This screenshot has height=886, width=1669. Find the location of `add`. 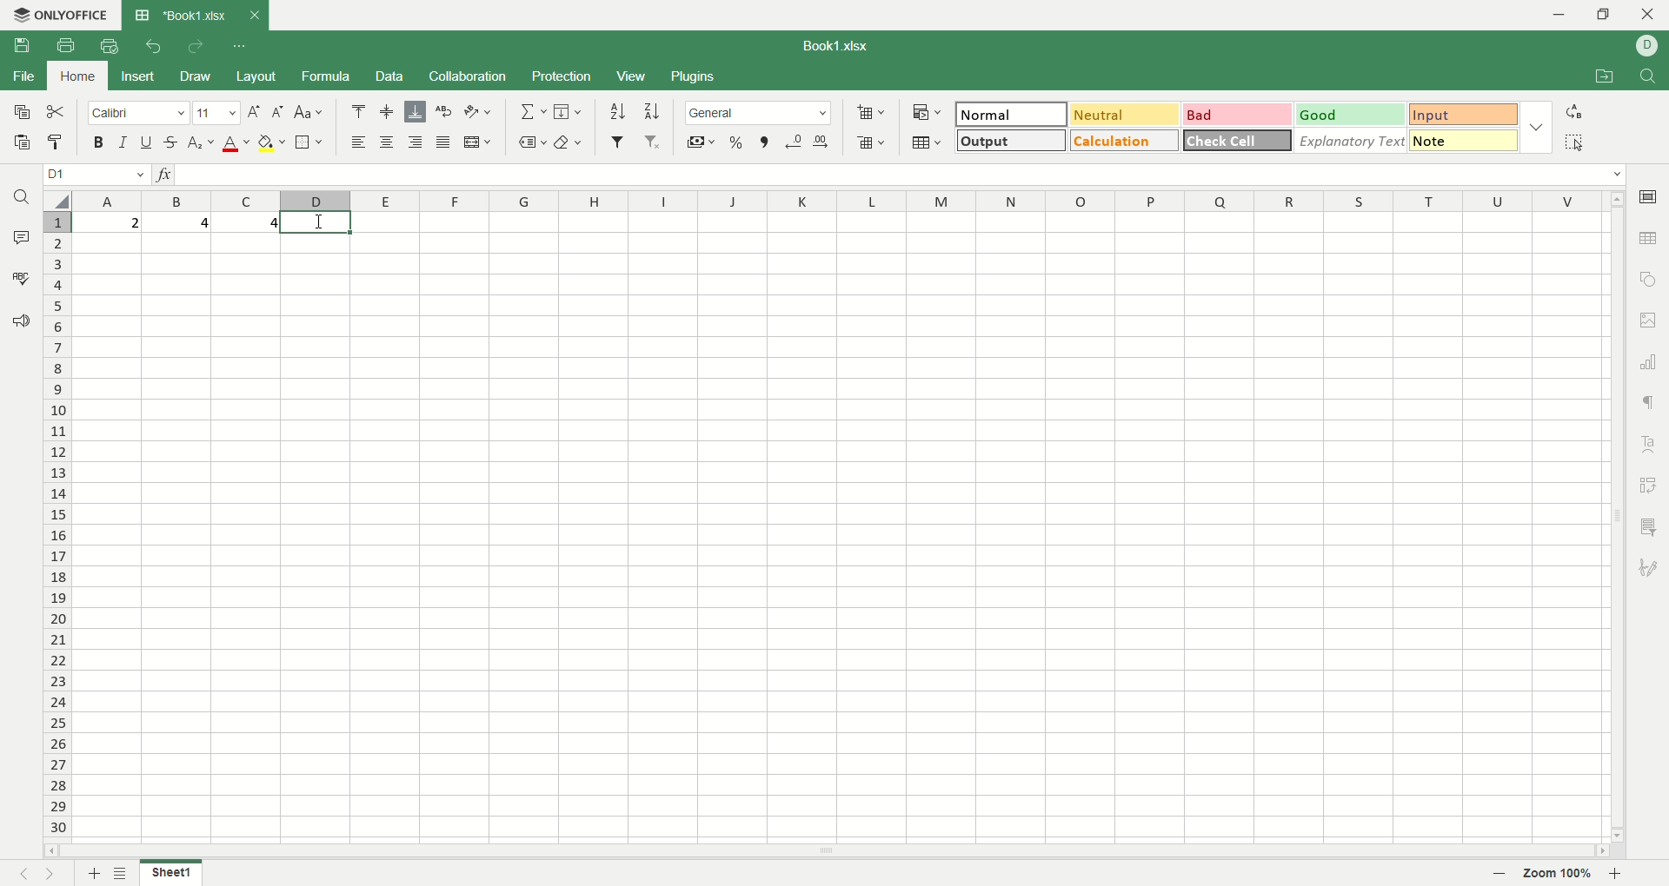

add is located at coordinates (90, 873).